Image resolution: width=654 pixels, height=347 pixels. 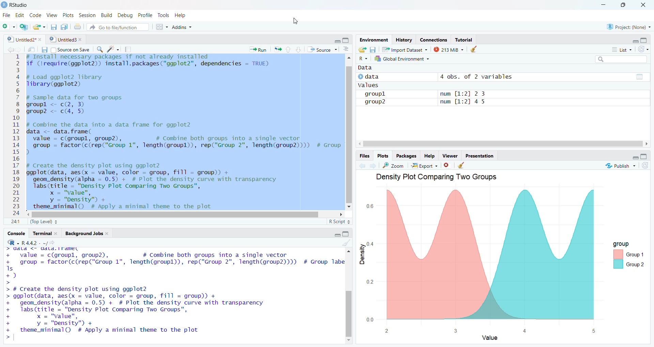 What do you see at coordinates (125, 15) in the screenshot?
I see `debug` at bounding box center [125, 15].